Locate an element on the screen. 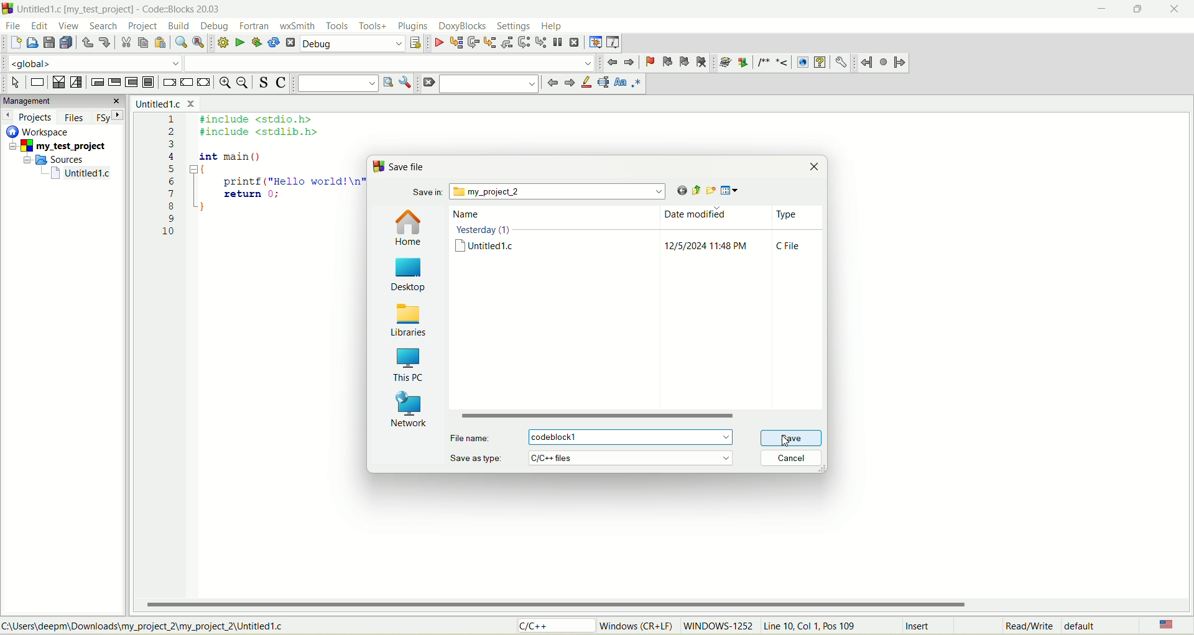 The image size is (1194, 635). blank space is located at coordinates (489, 83).